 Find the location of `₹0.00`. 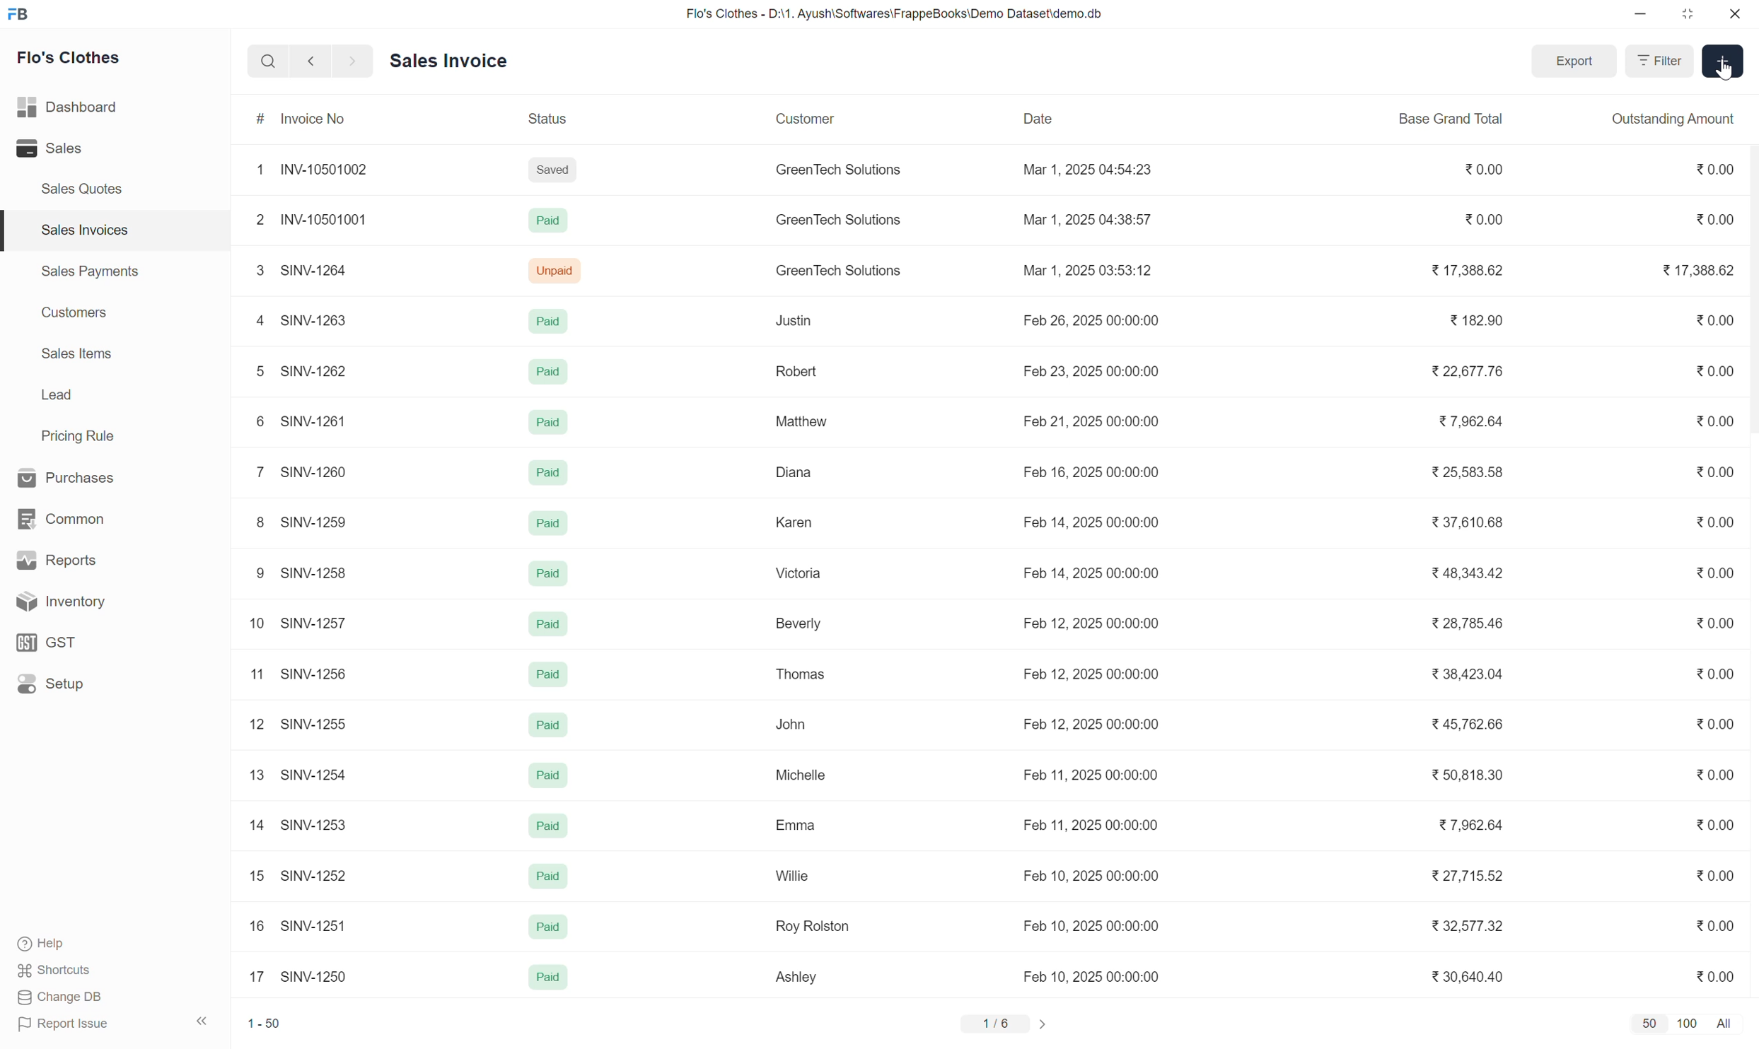

₹0.00 is located at coordinates (1714, 880).